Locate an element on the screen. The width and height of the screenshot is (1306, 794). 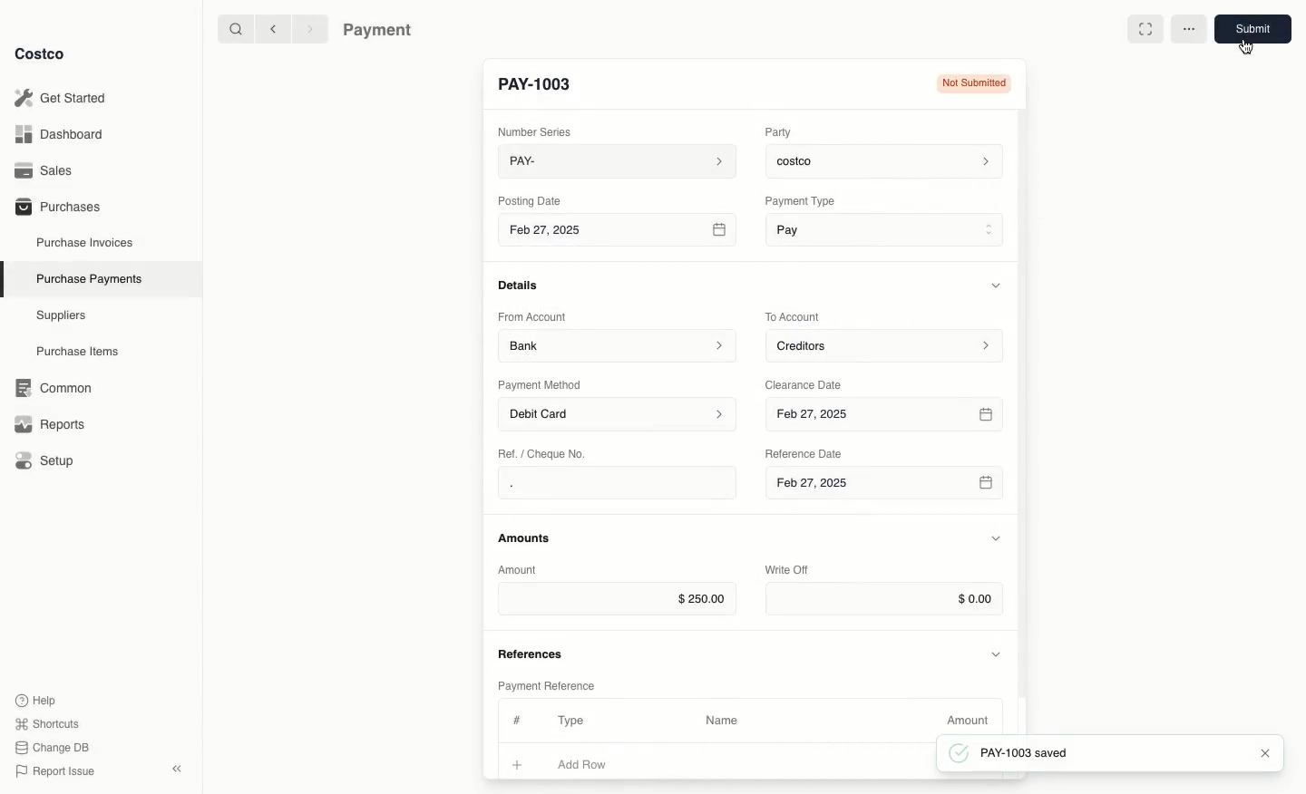
Number Series is located at coordinates (539, 131).